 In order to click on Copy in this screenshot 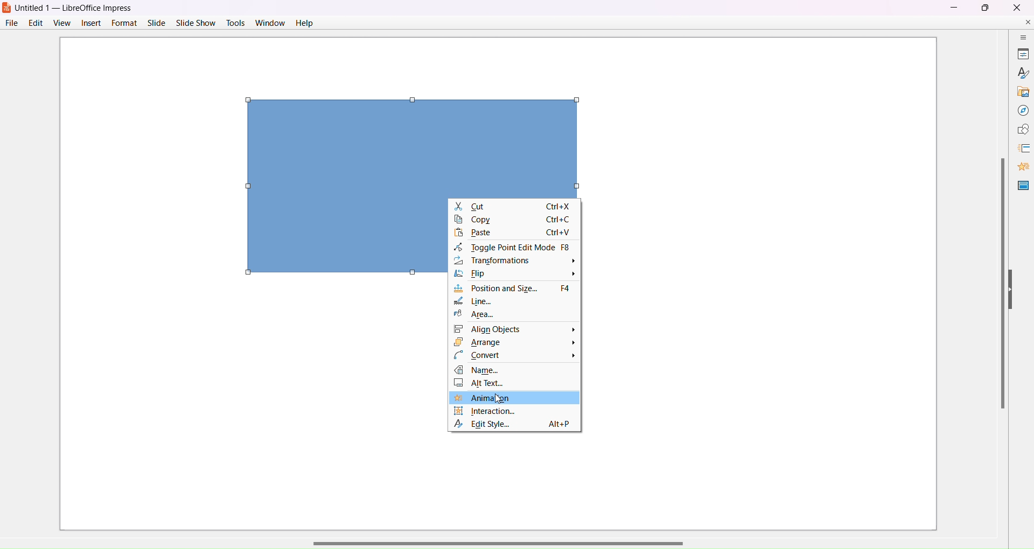, I will do `click(514, 221)`.